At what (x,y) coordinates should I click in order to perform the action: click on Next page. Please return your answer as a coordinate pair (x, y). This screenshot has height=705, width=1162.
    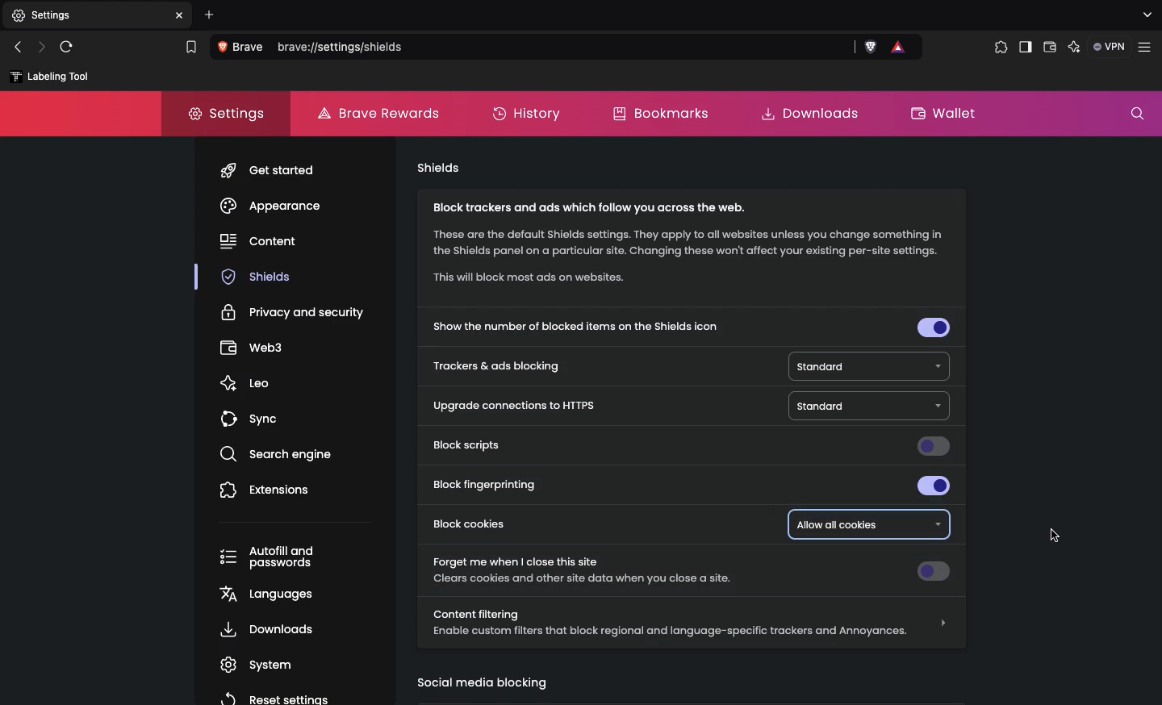
    Looking at the image, I should click on (40, 48).